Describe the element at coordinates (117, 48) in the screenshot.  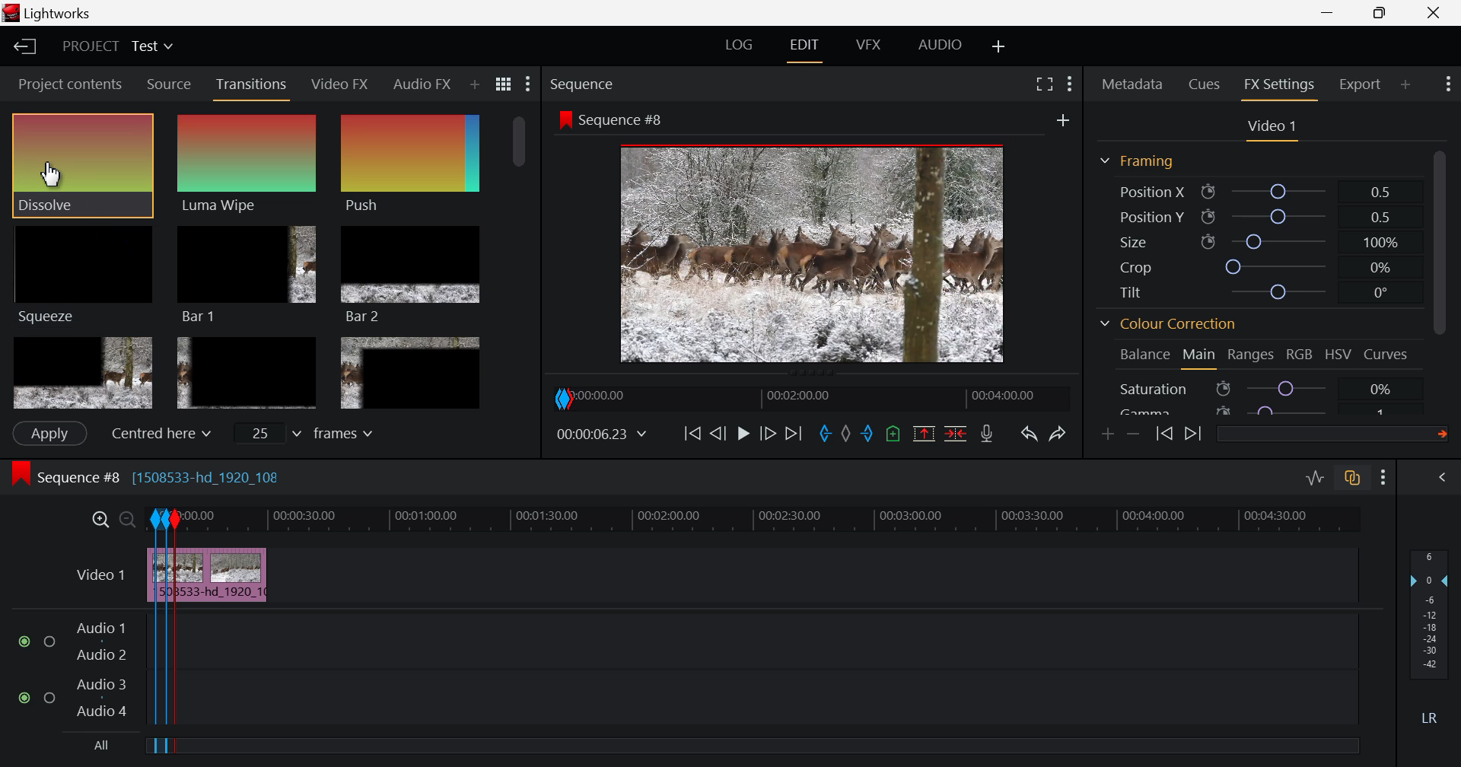
I see `Project Title` at that location.